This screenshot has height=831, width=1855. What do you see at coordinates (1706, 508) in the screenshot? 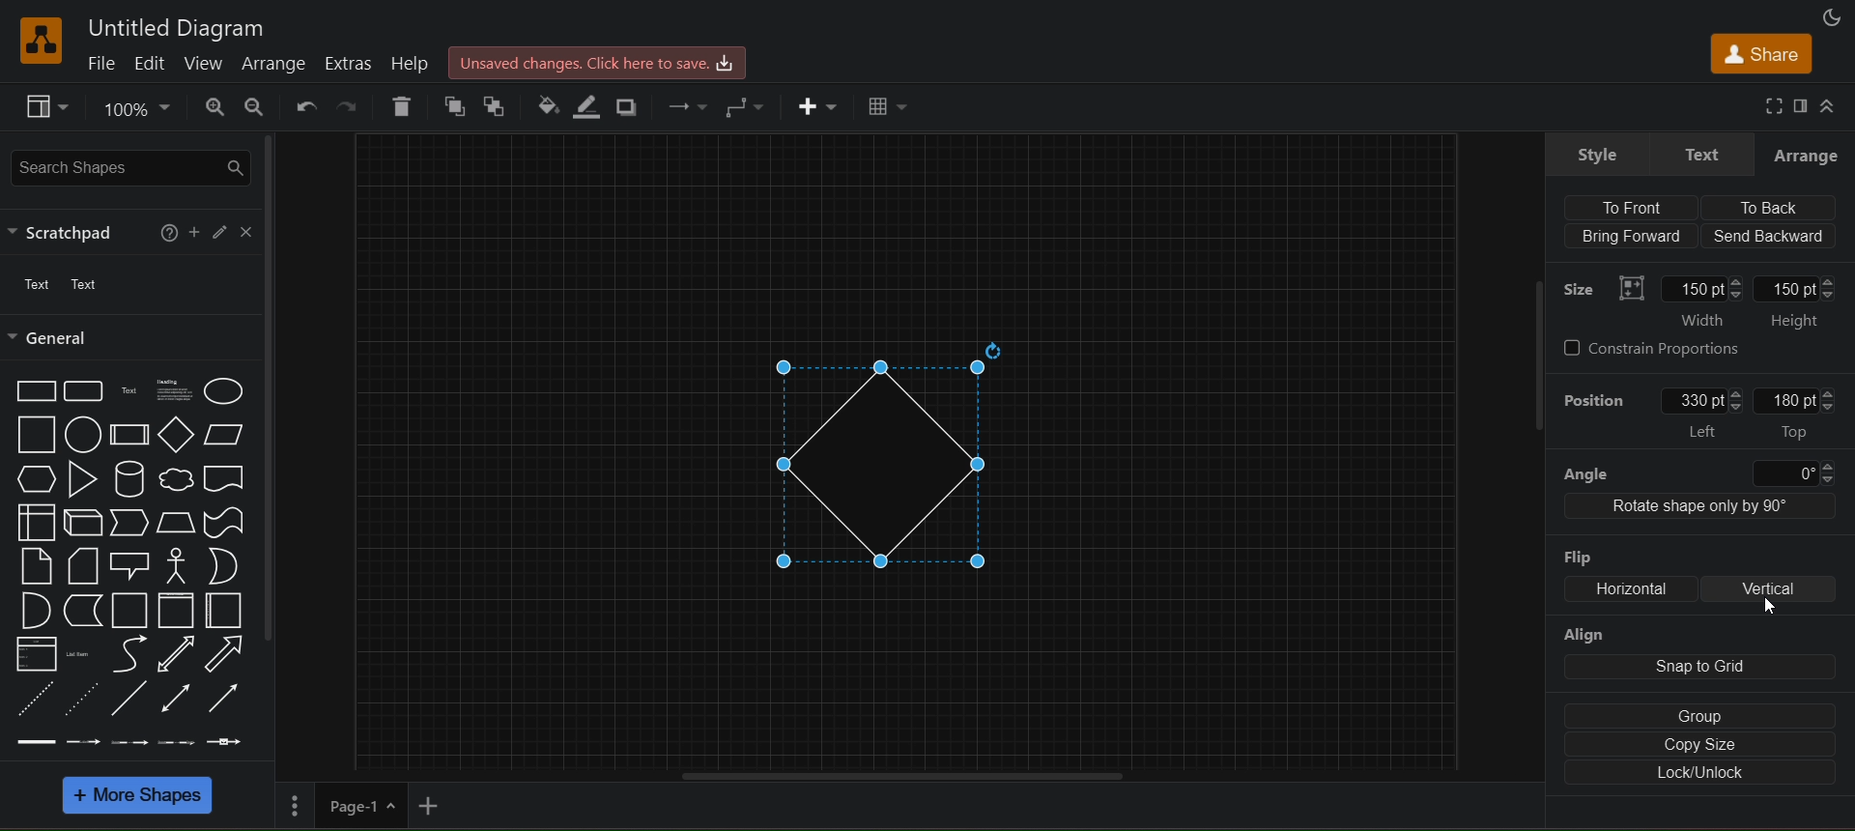
I see `rotate shape by 90 degree` at bounding box center [1706, 508].